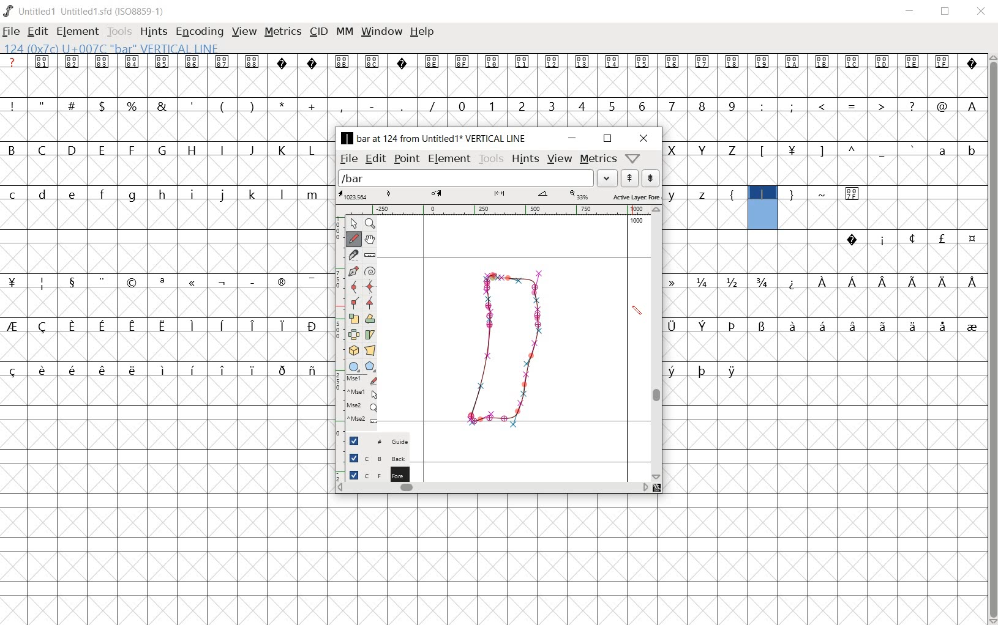 Image resolution: width=998 pixels, height=625 pixels. I want to click on special symbols, so click(906, 239).